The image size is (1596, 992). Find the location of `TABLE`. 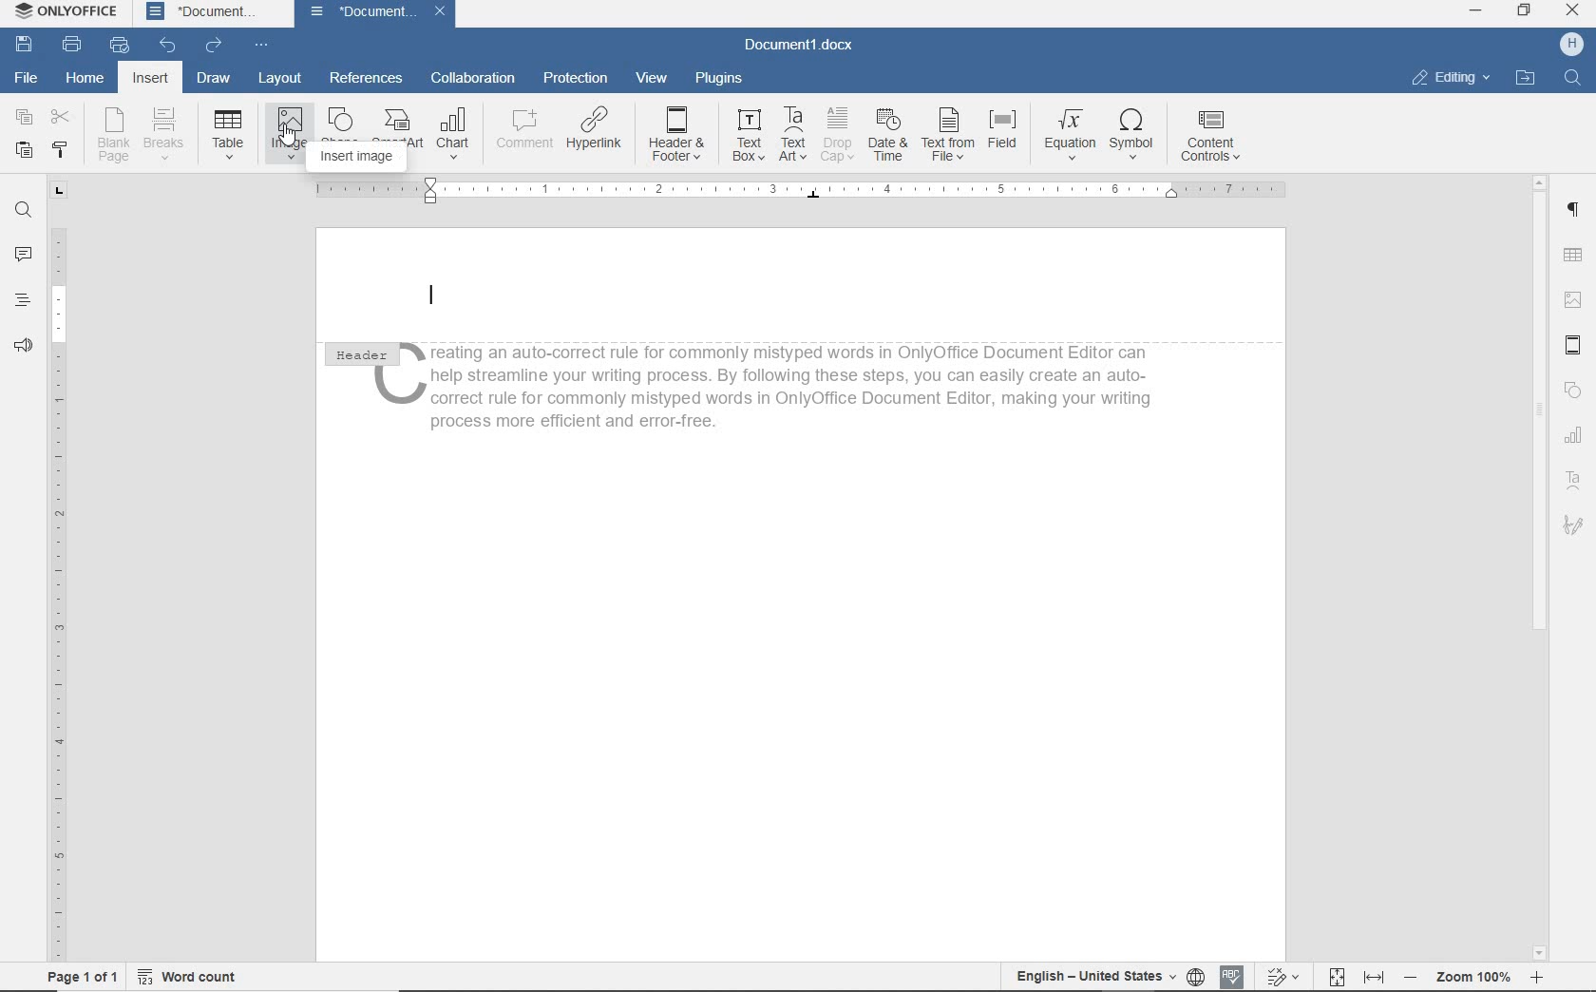

TABLE is located at coordinates (1571, 256).